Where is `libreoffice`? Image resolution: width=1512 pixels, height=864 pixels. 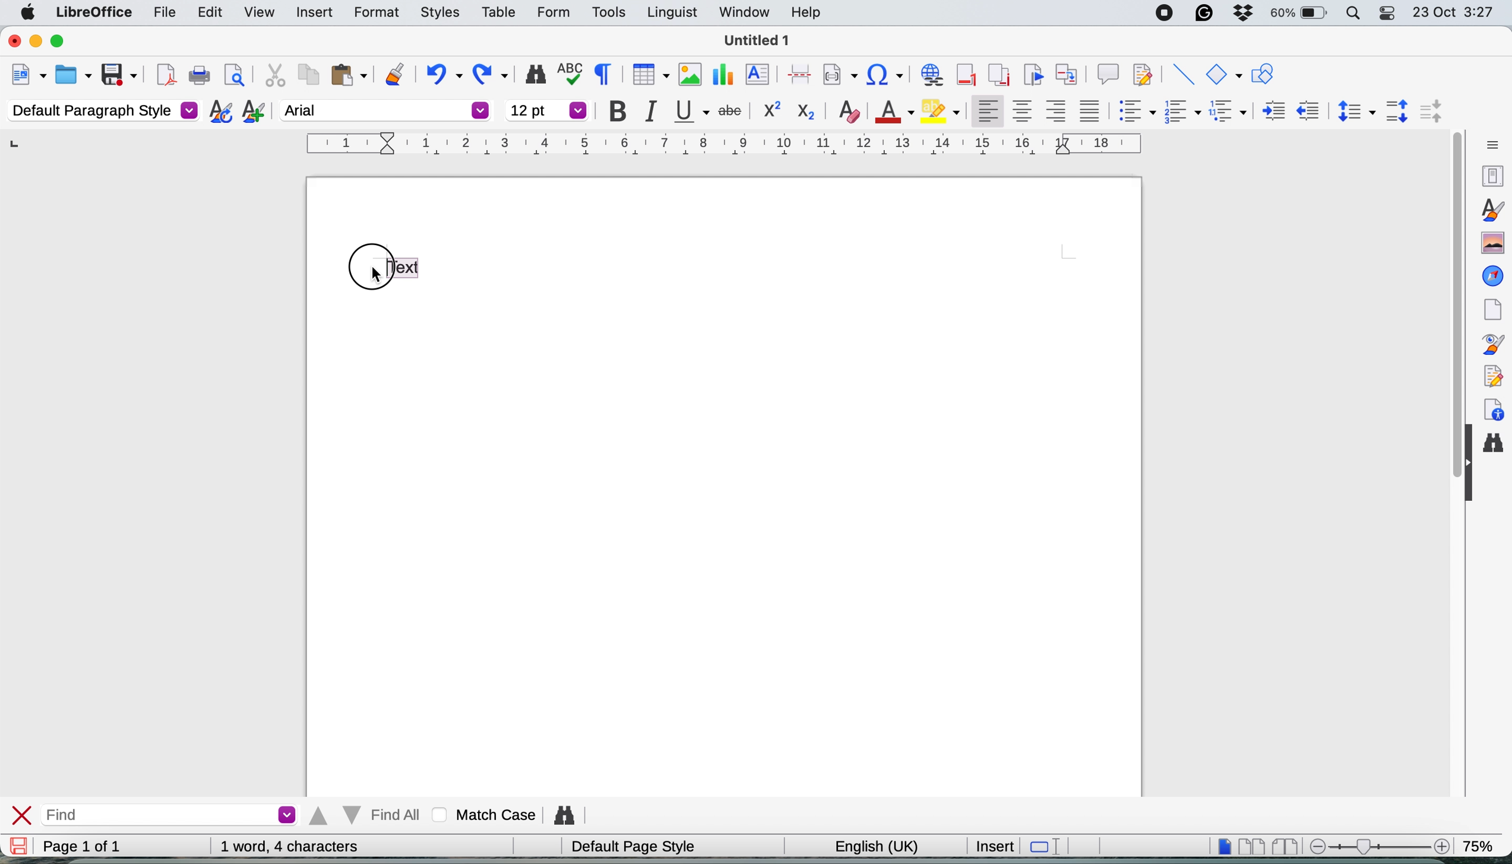
libreoffice is located at coordinates (91, 14).